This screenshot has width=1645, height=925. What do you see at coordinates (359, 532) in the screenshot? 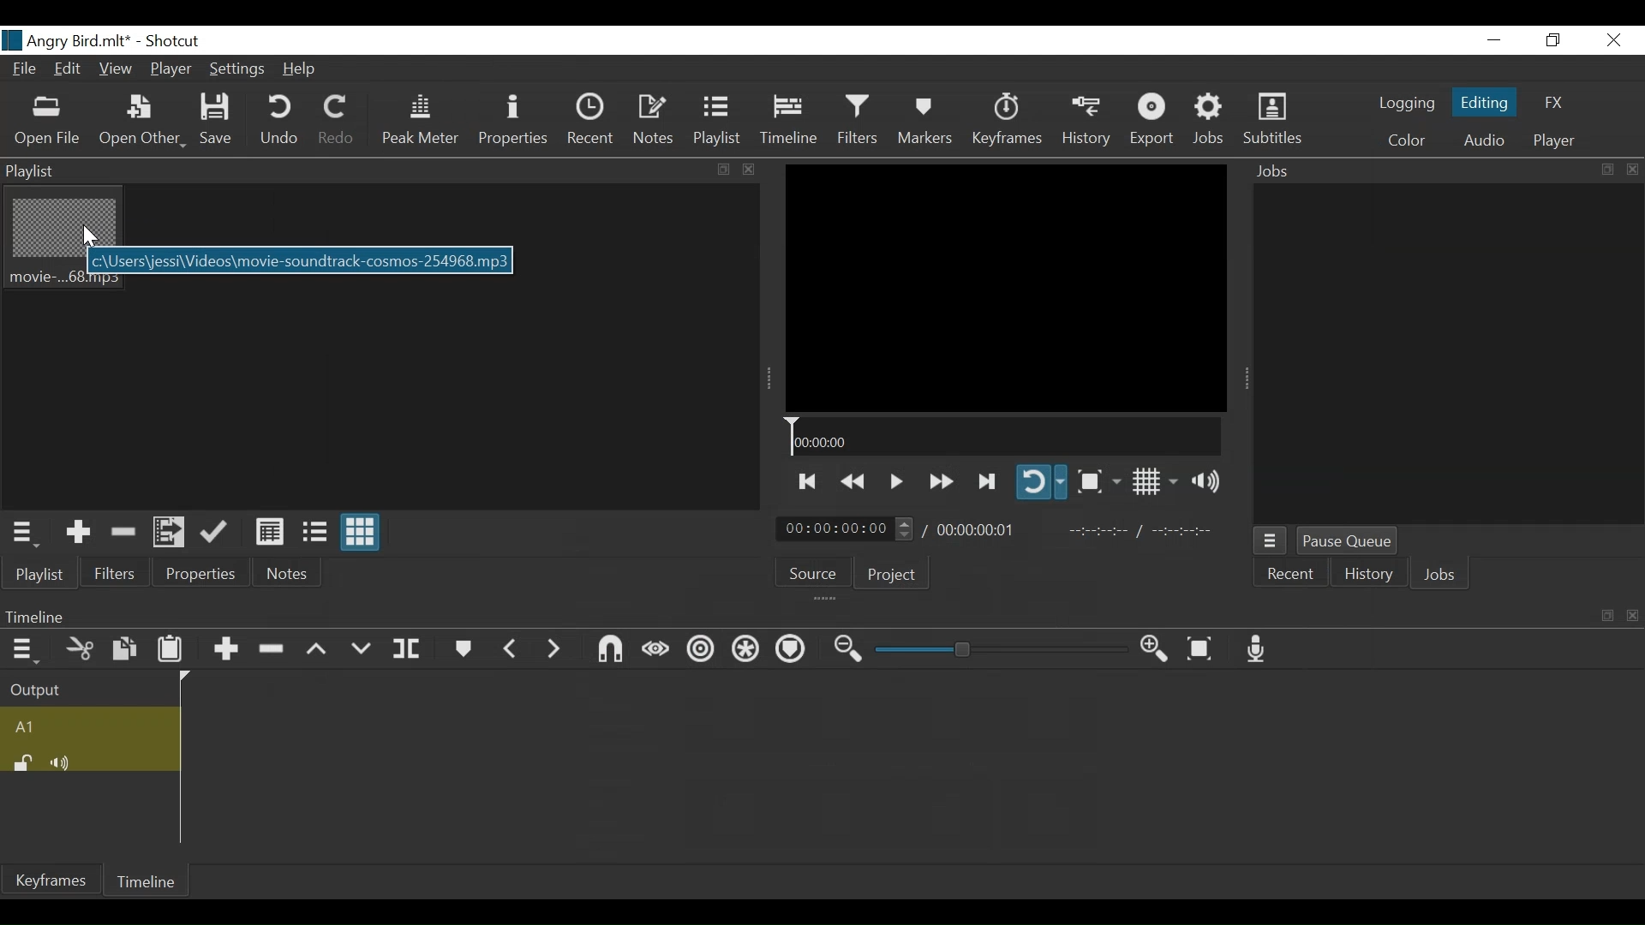
I see `View as icons` at bounding box center [359, 532].